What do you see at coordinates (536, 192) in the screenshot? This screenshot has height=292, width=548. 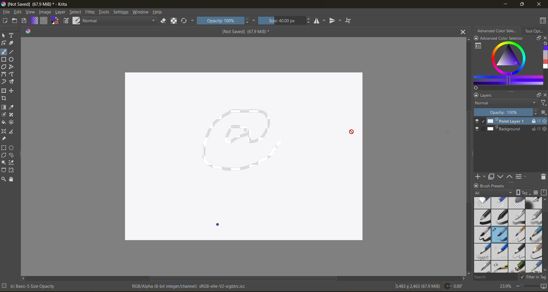 I see `display settings` at bounding box center [536, 192].